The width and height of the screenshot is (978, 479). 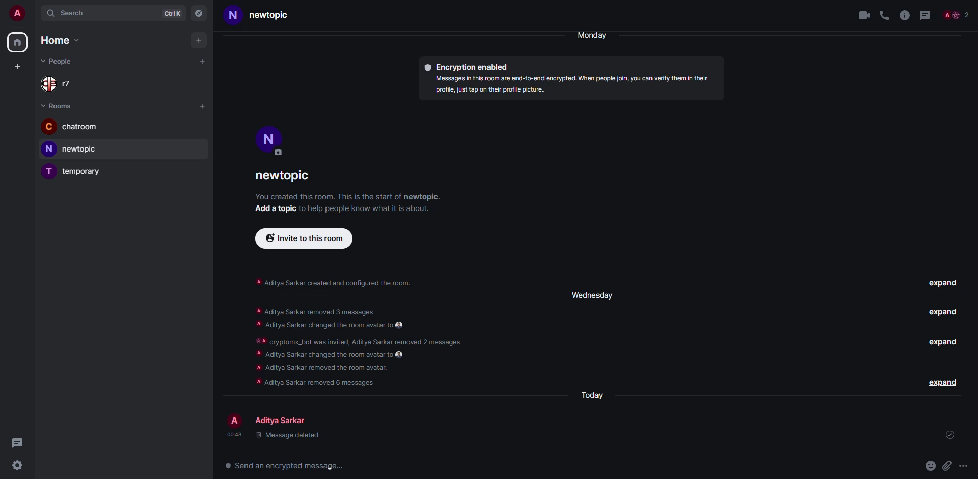 What do you see at coordinates (198, 40) in the screenshot?
I see `add` at bounding box center [198, 40].